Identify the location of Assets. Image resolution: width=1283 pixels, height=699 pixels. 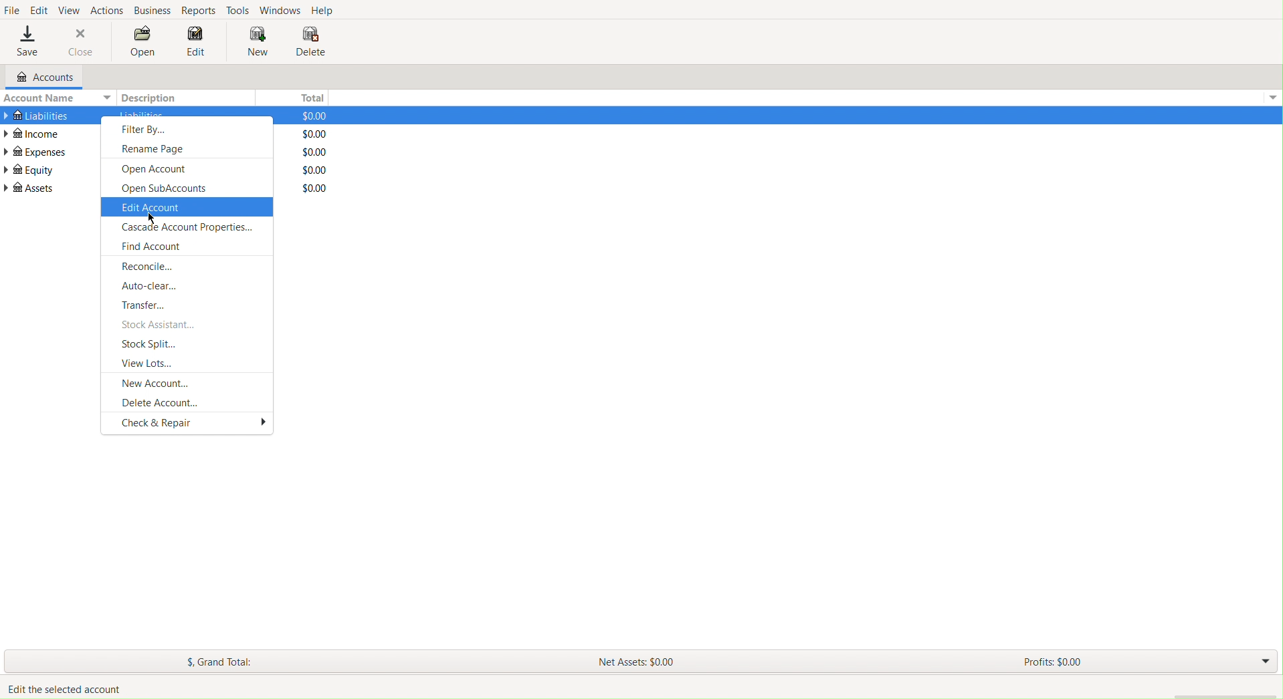
(31, 188).